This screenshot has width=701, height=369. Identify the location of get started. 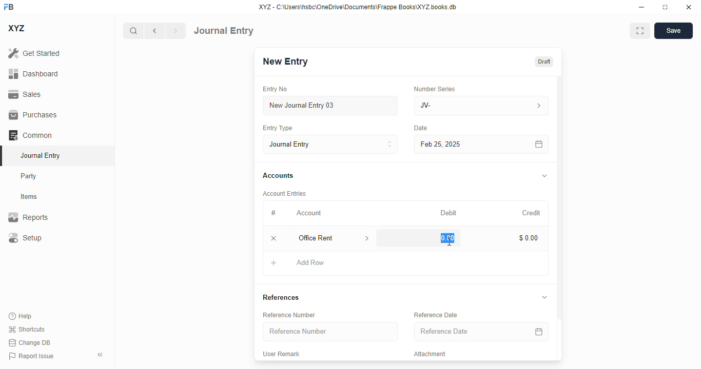
(34, 53).